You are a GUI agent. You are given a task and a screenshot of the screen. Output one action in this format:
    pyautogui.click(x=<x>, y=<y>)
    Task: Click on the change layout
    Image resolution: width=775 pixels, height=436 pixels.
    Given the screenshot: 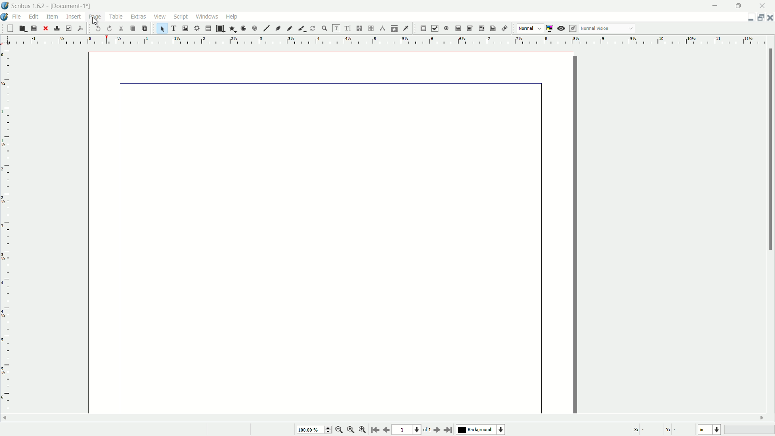 What is the action you would take?
    pyautogui.click(x=759, y=17)
    